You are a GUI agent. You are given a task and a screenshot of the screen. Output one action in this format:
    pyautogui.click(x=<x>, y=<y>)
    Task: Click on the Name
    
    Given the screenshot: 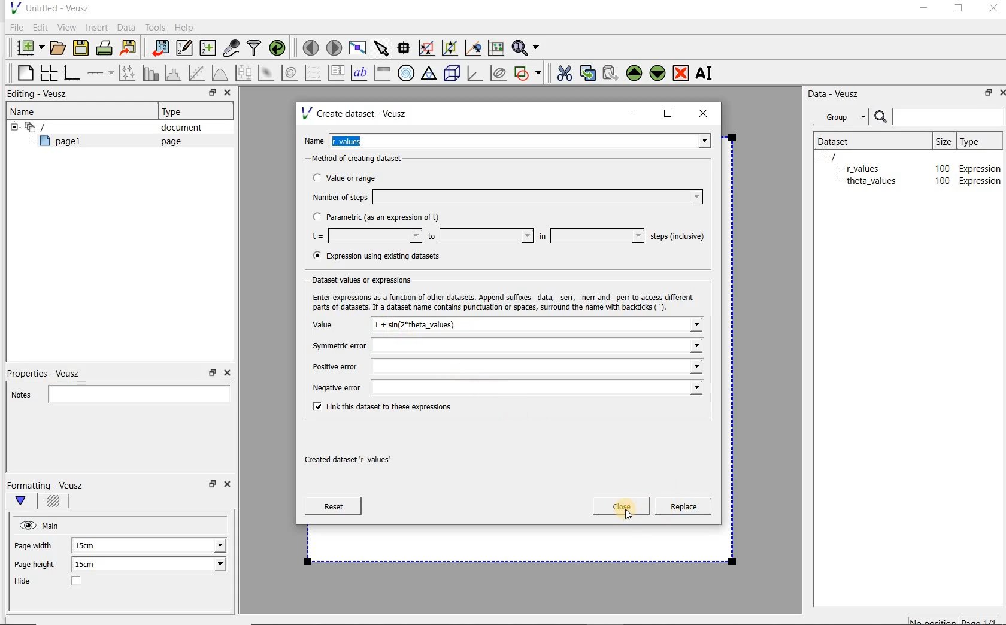 What is the action you would take?
    pyautogui.click(x=314, y=139)
    